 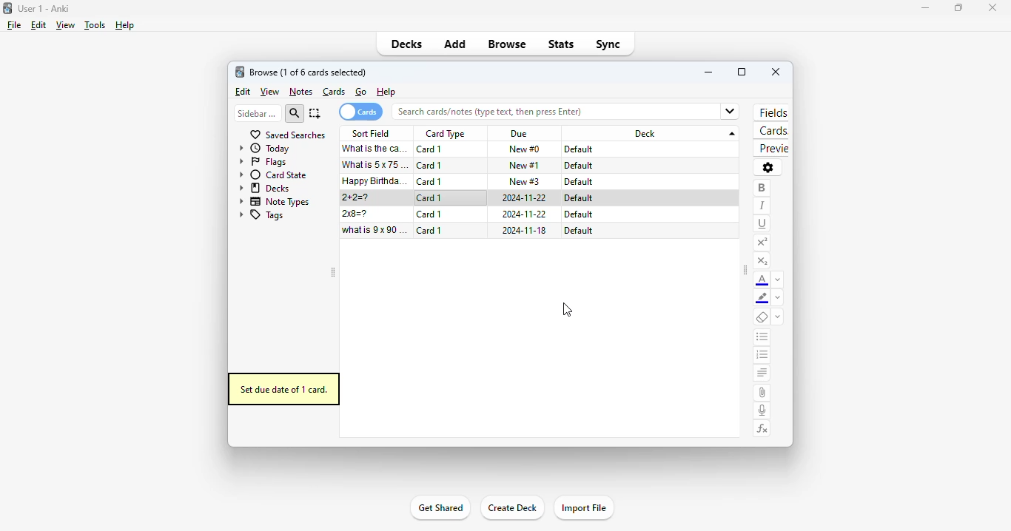 I want to click on help, so click(x=386, y=92).